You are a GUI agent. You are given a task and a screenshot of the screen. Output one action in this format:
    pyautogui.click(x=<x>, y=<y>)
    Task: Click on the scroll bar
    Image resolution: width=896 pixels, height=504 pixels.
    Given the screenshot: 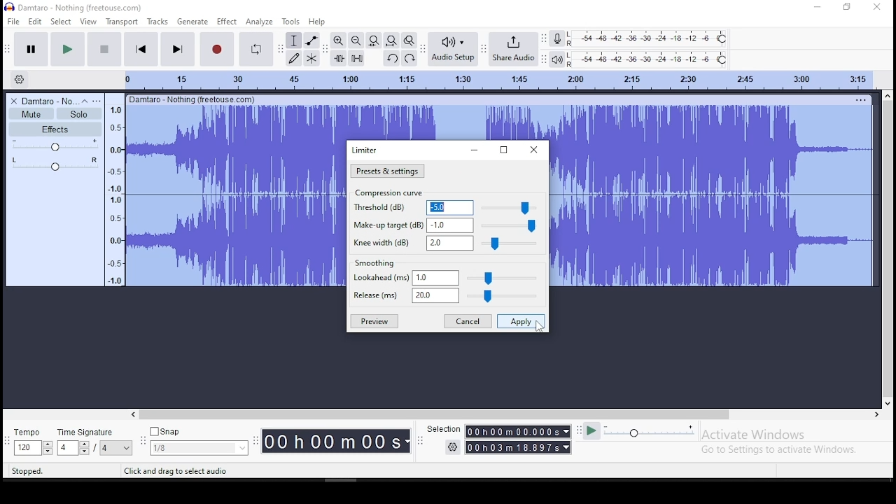 What is the action you would take?
    pyautogui.click(x=888, y=249)
    